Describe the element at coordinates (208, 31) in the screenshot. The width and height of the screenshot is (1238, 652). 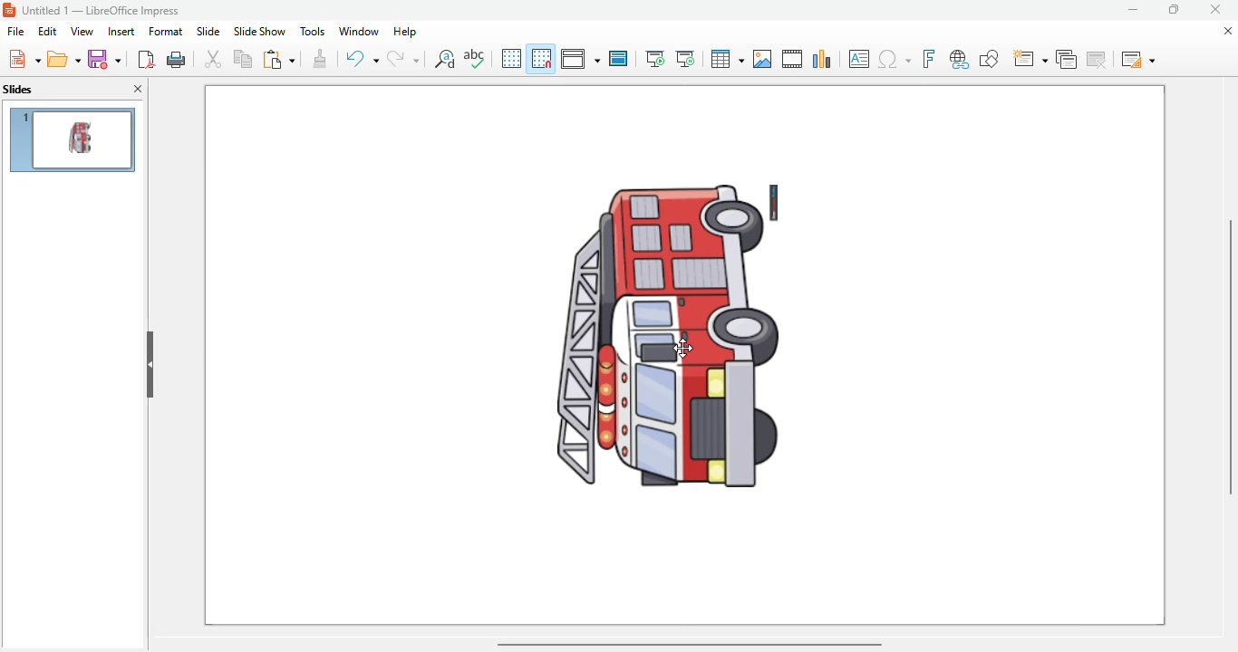
I see `slide` at that location.